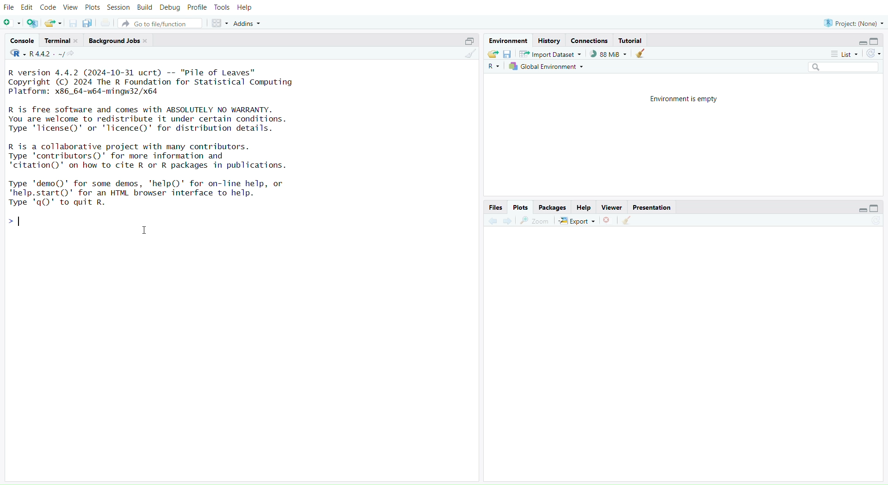 This screenshot has width=888, height=485. What do you see at coordinates (493, 55) in the screenshot?
I see `load workspace` at bounding box center [493, 55].